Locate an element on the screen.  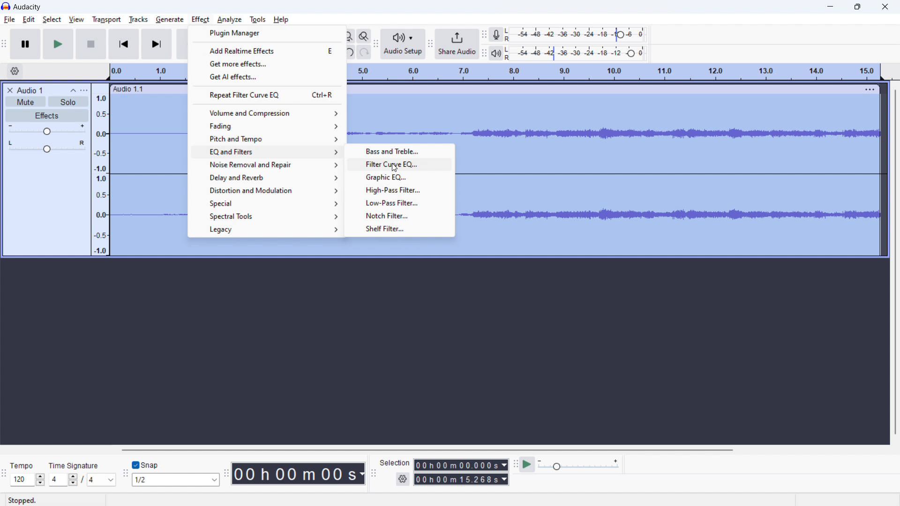
time signature toolbar is located at coordinates (4, 474).